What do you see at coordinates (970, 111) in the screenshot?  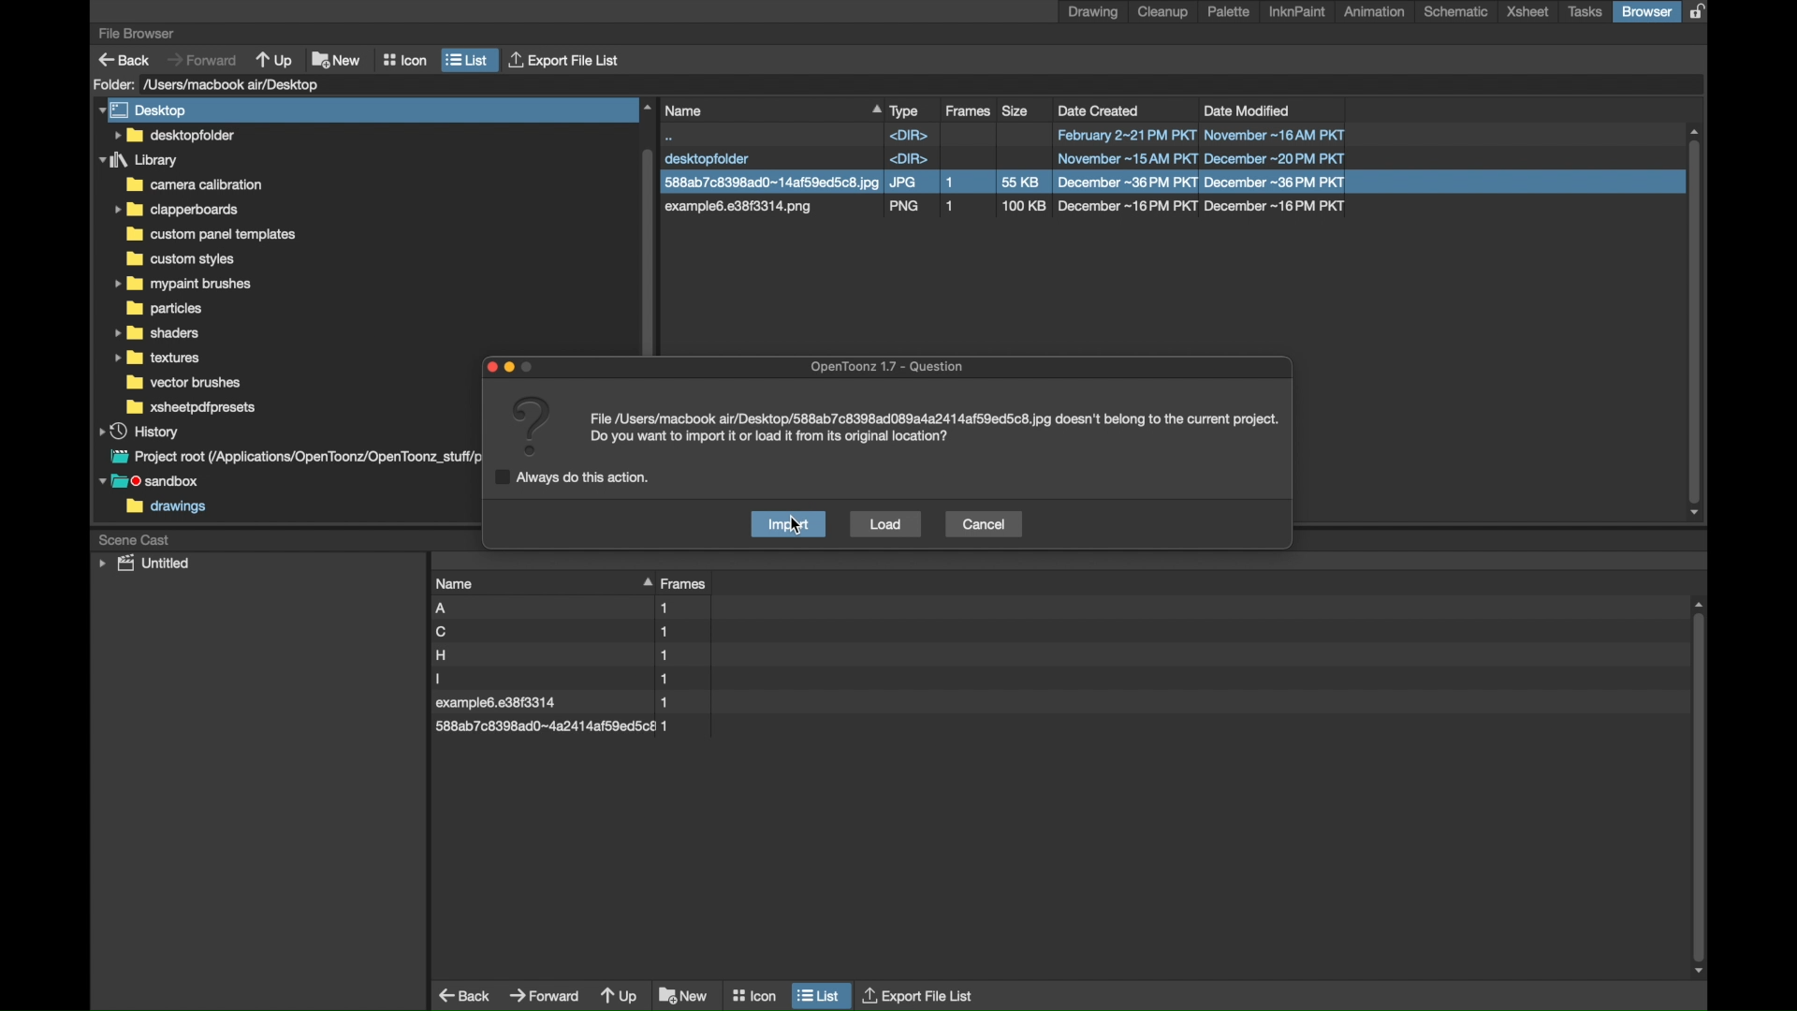 I see `frames` at bounding box center [970, 111].